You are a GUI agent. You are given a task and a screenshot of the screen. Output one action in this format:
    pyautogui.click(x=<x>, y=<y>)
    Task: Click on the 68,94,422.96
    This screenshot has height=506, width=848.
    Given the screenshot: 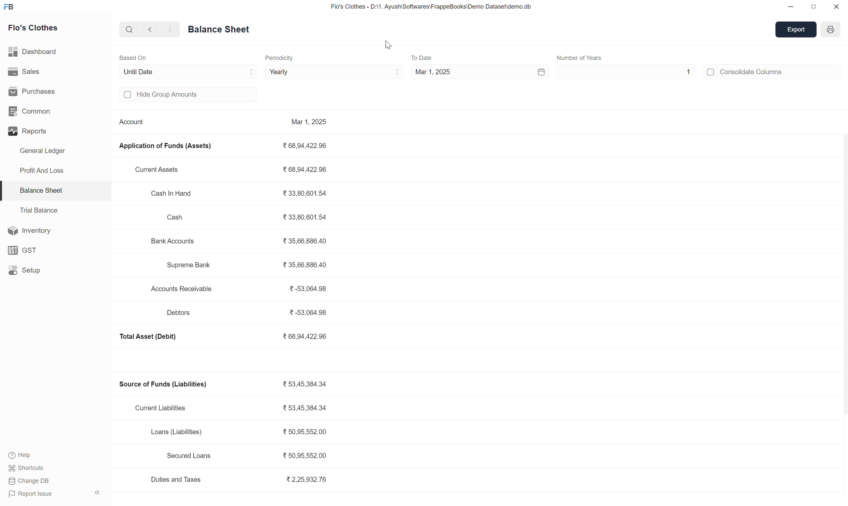 What is the action you would take?
    pyautogui.click(x=306, y=337)
    